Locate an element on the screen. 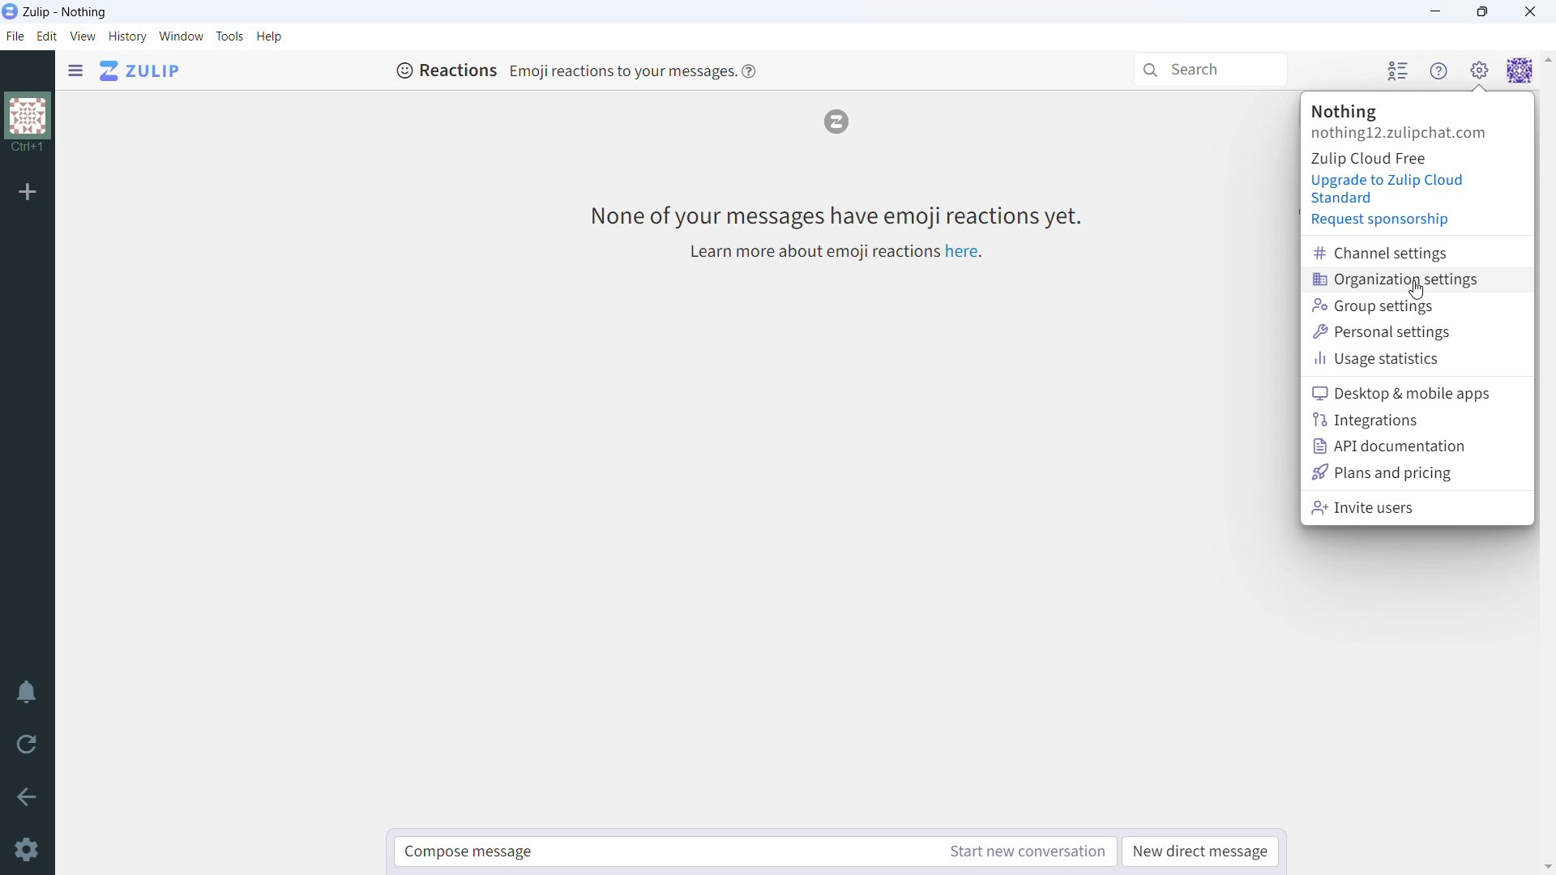 The height and width of the screenshot is (875, 1556). channel settings is located at coordinates (1418, 253).